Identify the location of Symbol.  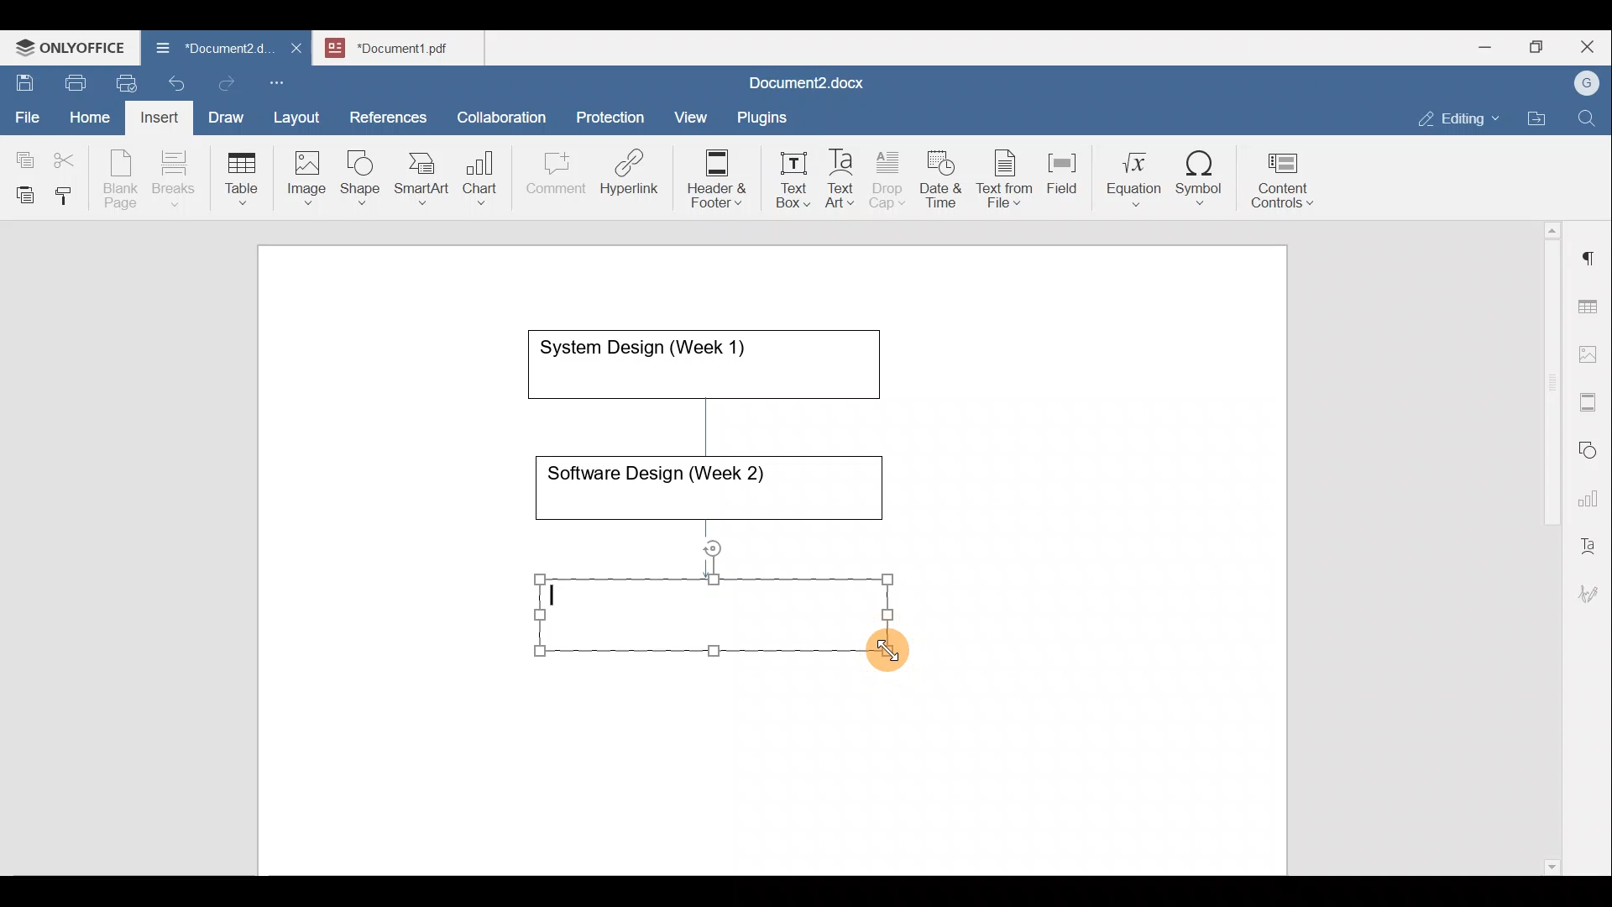
(1200, 183).